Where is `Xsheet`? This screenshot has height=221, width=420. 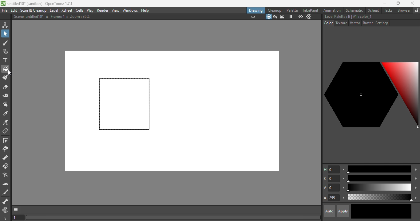 Xsheet is located at coordinates (67, 10).